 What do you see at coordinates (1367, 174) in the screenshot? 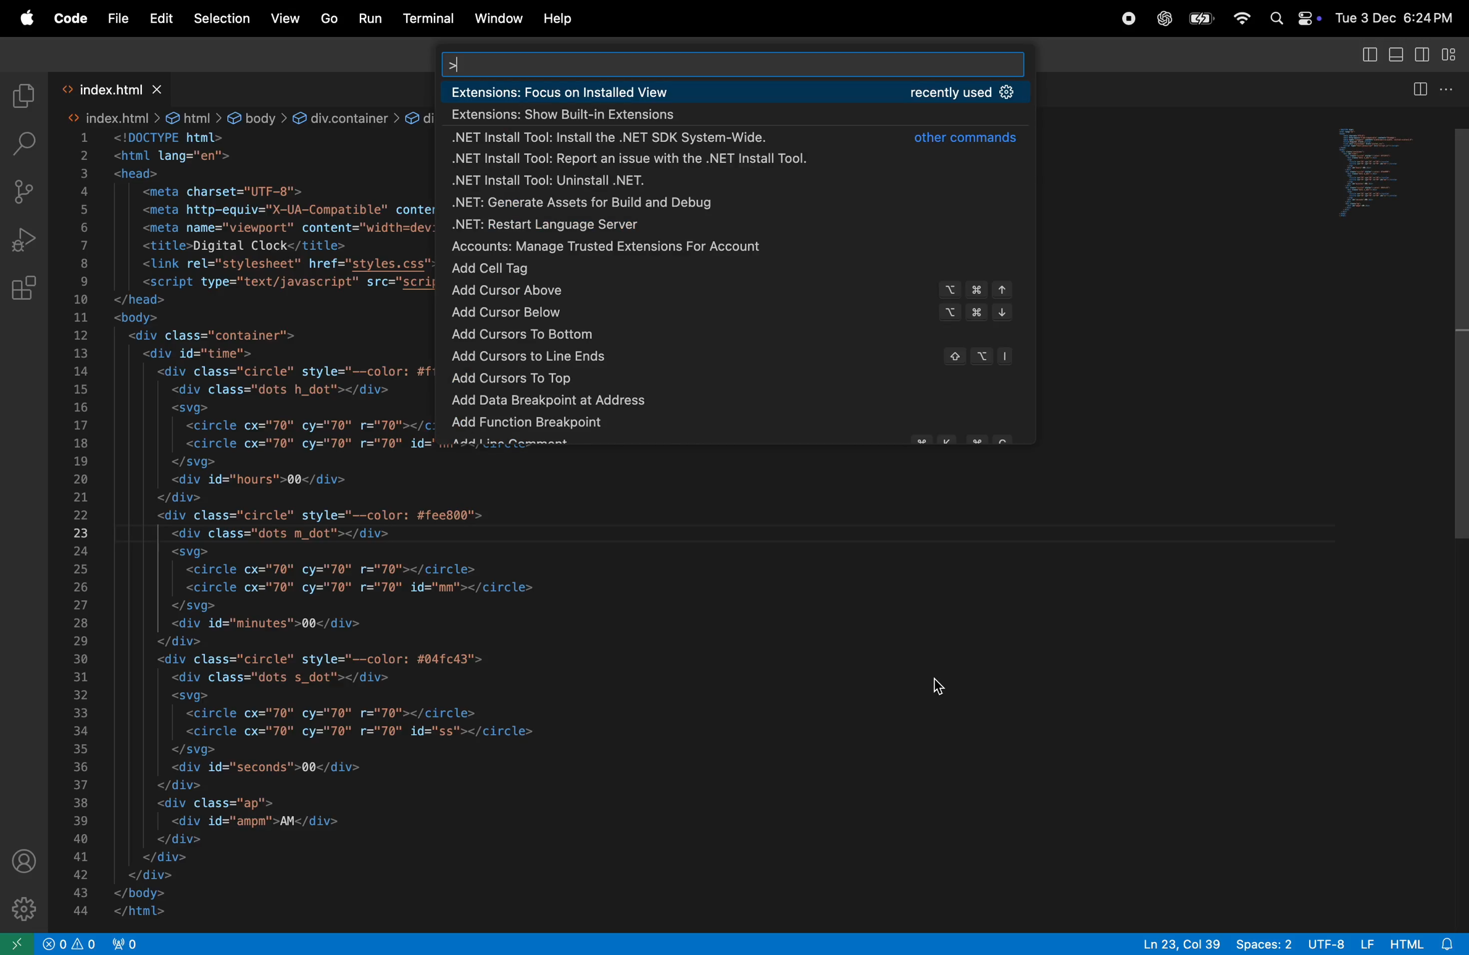
I see `preview window` at bounding box center [1367, 174].